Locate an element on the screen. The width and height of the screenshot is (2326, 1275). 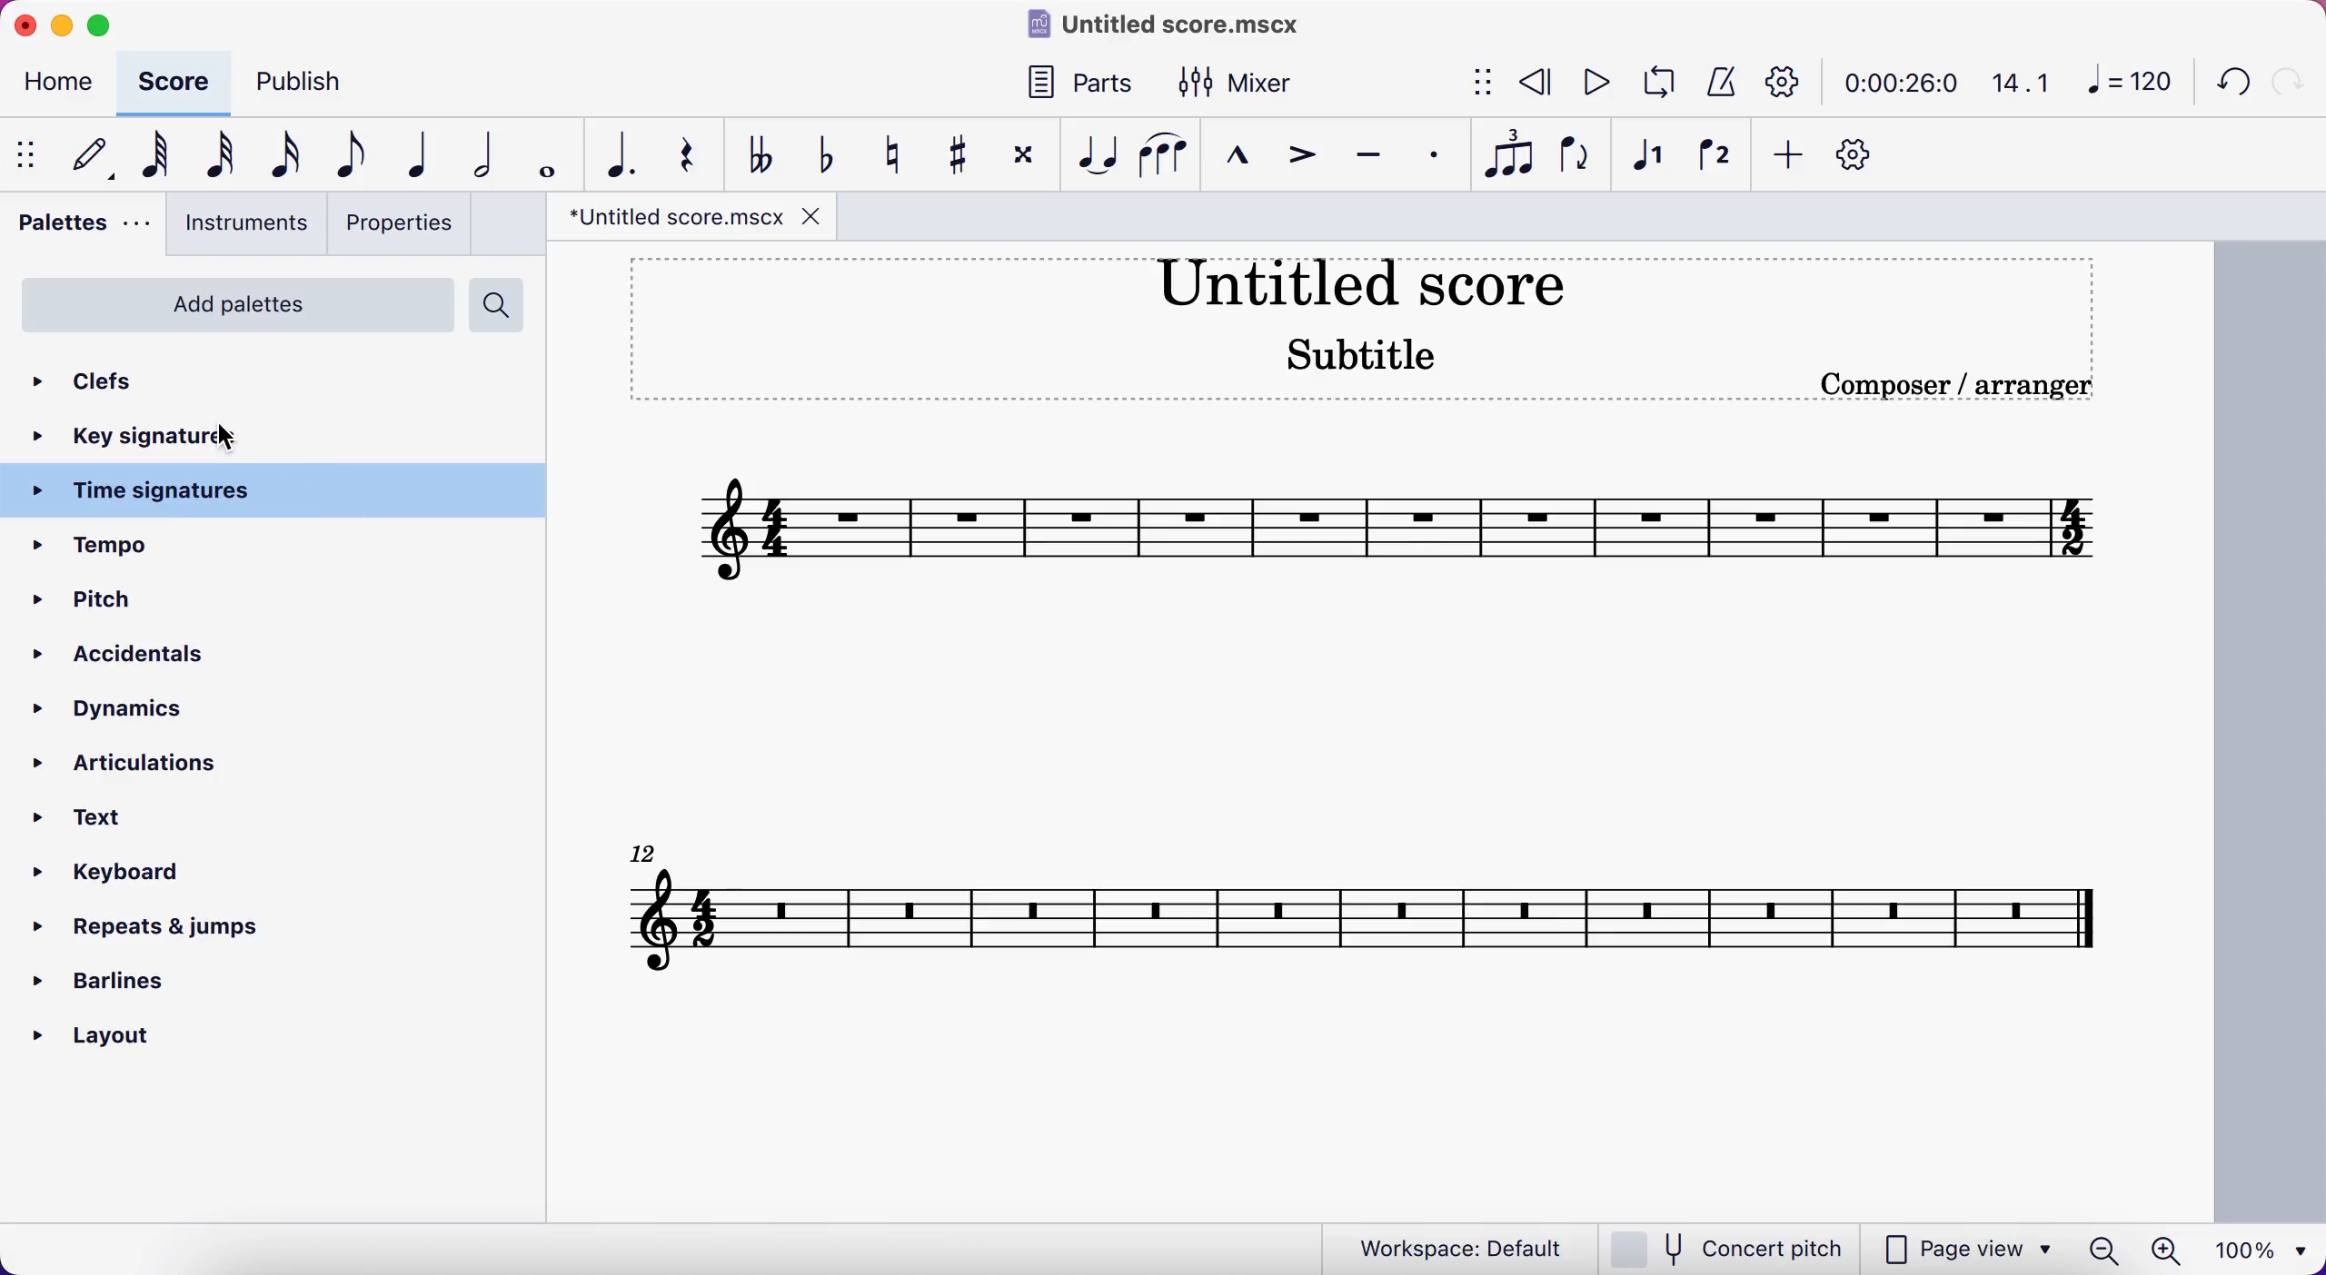
properties is located at coordinates (403, 226).